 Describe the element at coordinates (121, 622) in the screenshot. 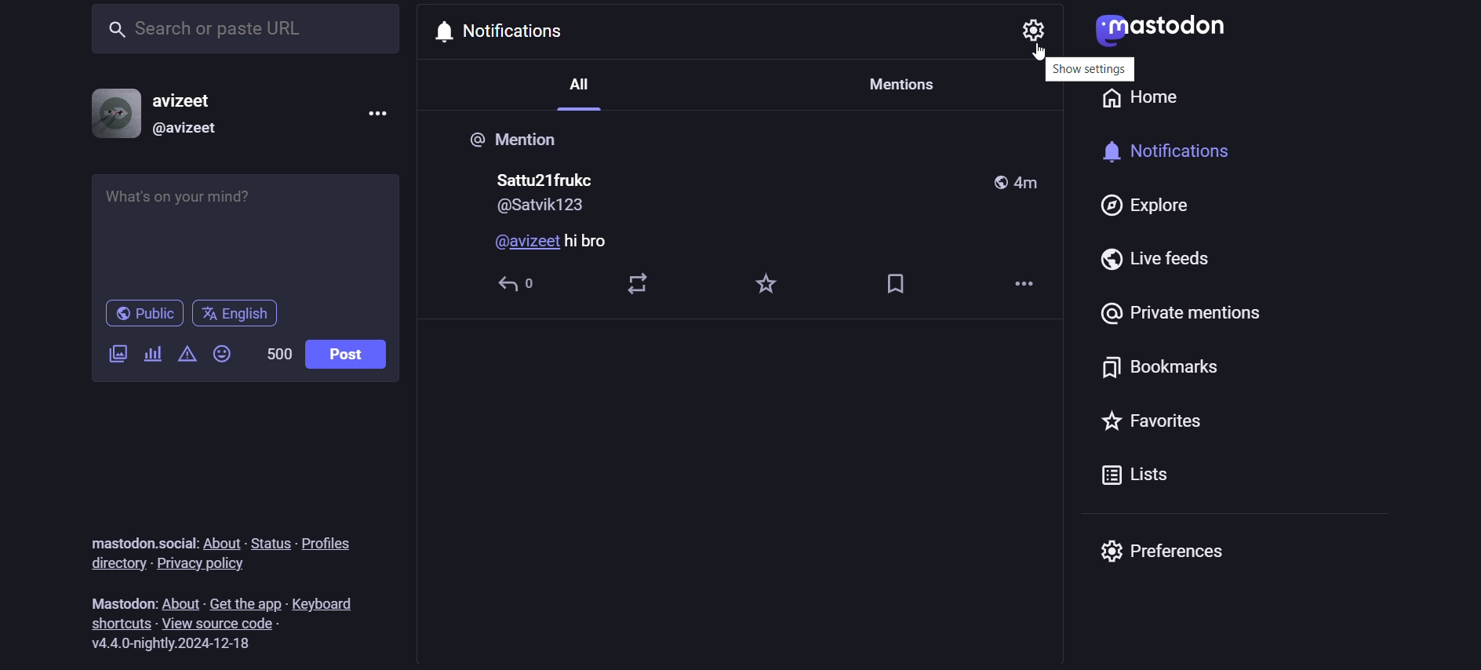

I see `shortcuts` at that location.